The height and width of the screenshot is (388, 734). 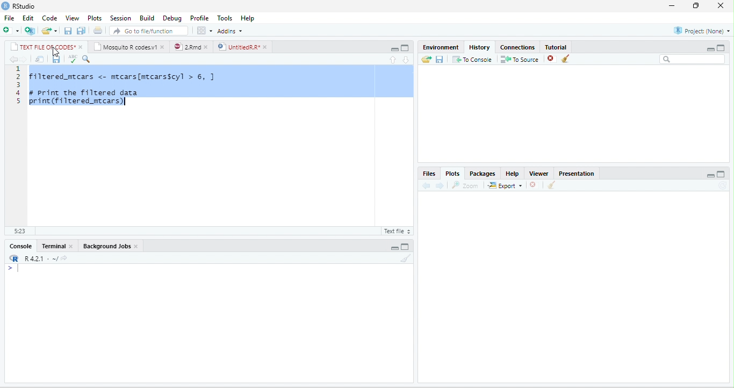 I want to click on line numbering, so click(x=18, y=85).